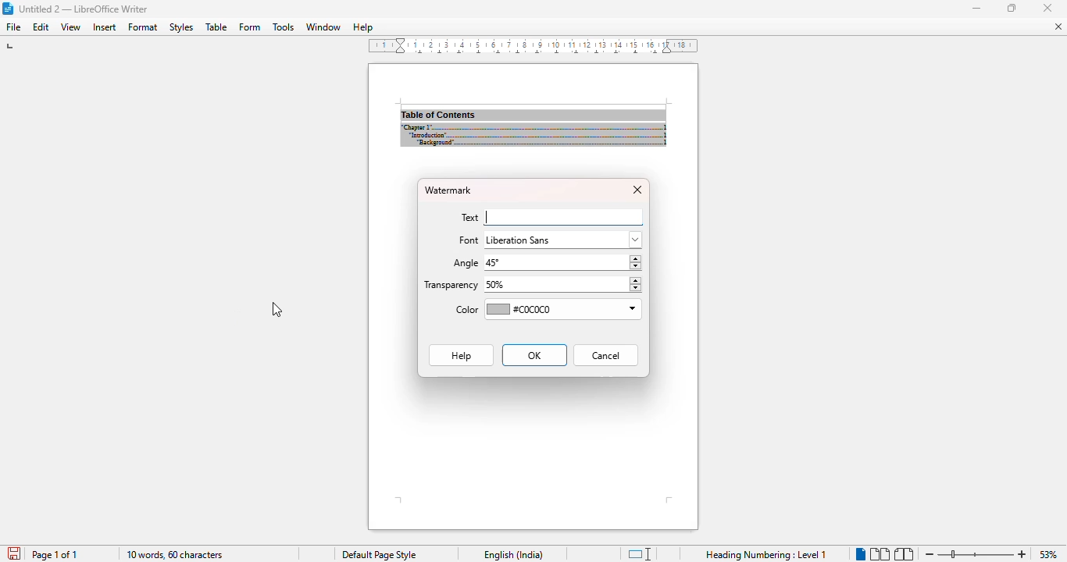  What do you see at coordinates (930, 553) in the screenshot?
I see `zoom out` at bounding box center [930, 553].